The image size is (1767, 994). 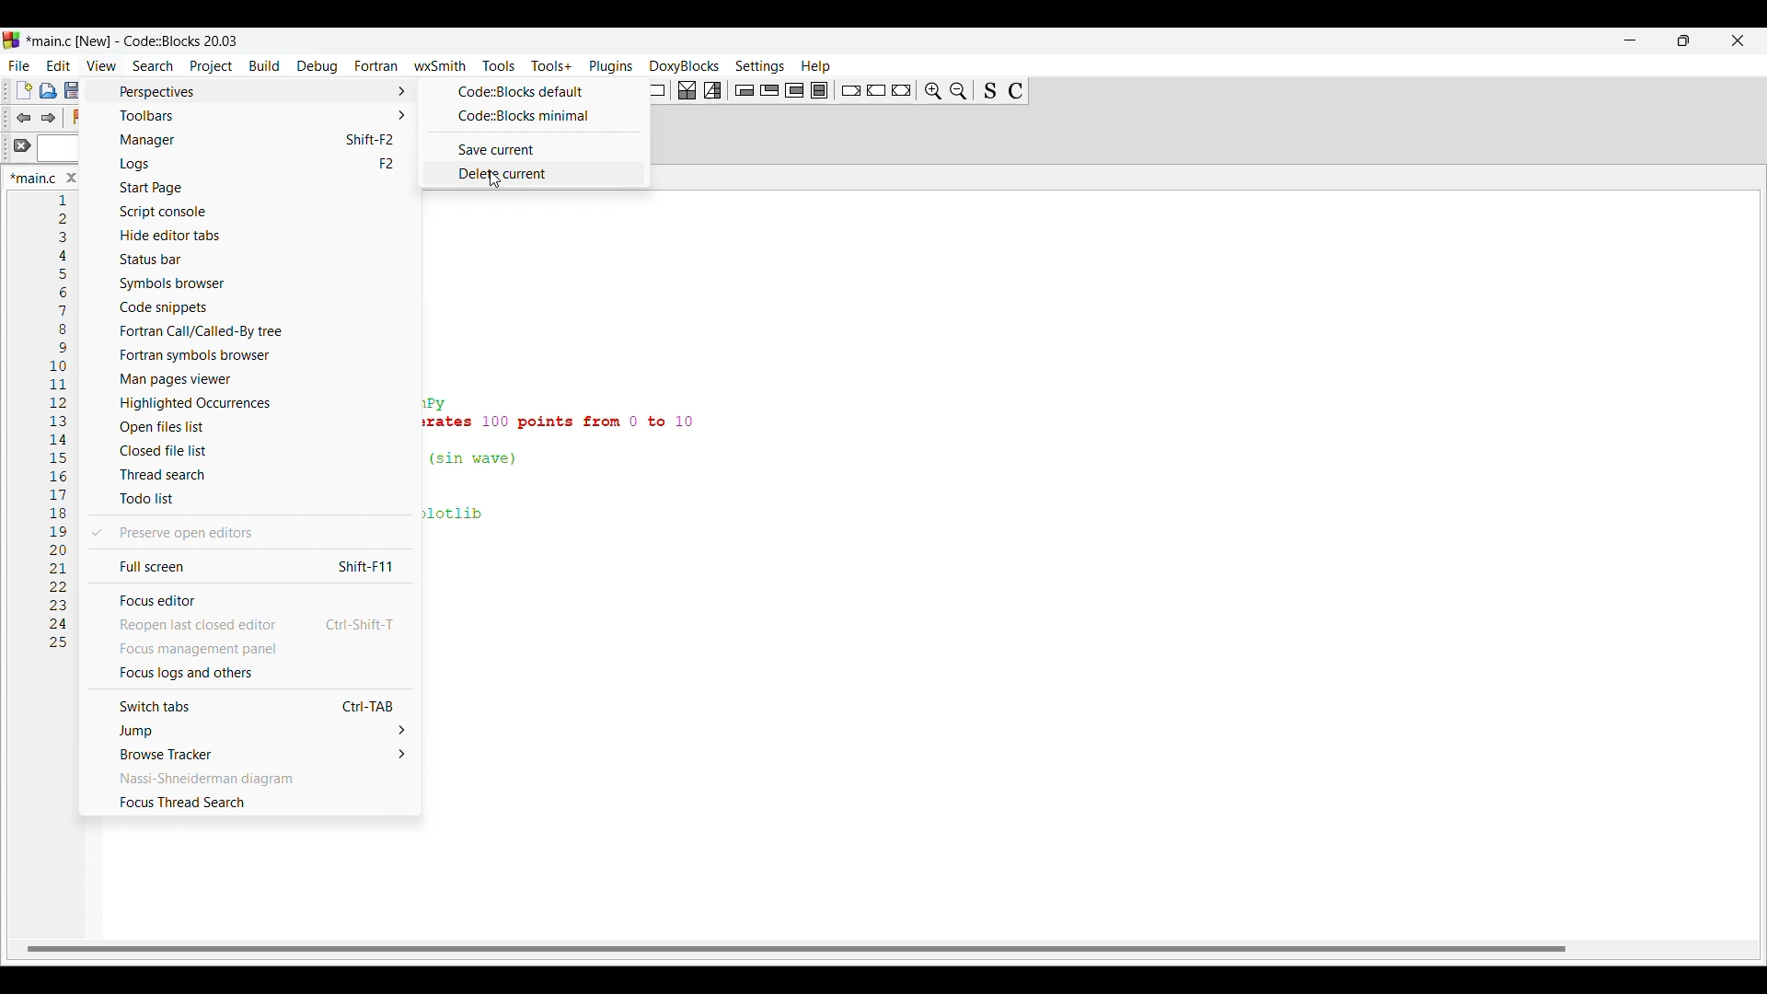 What do you see at coordinates (23, 90) in the screenshot?
I see `New file` at bounding box center [23, 90].